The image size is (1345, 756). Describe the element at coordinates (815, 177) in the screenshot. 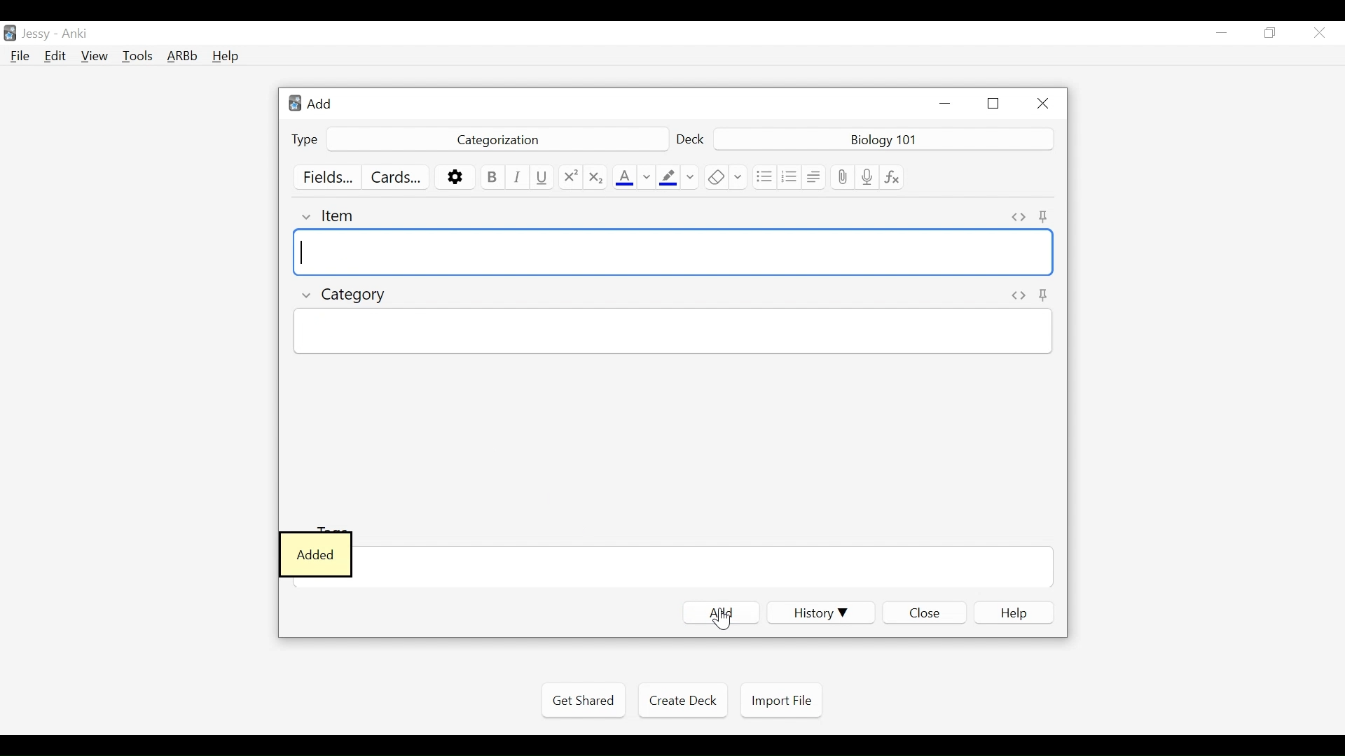

I see `Alignment` at that location.